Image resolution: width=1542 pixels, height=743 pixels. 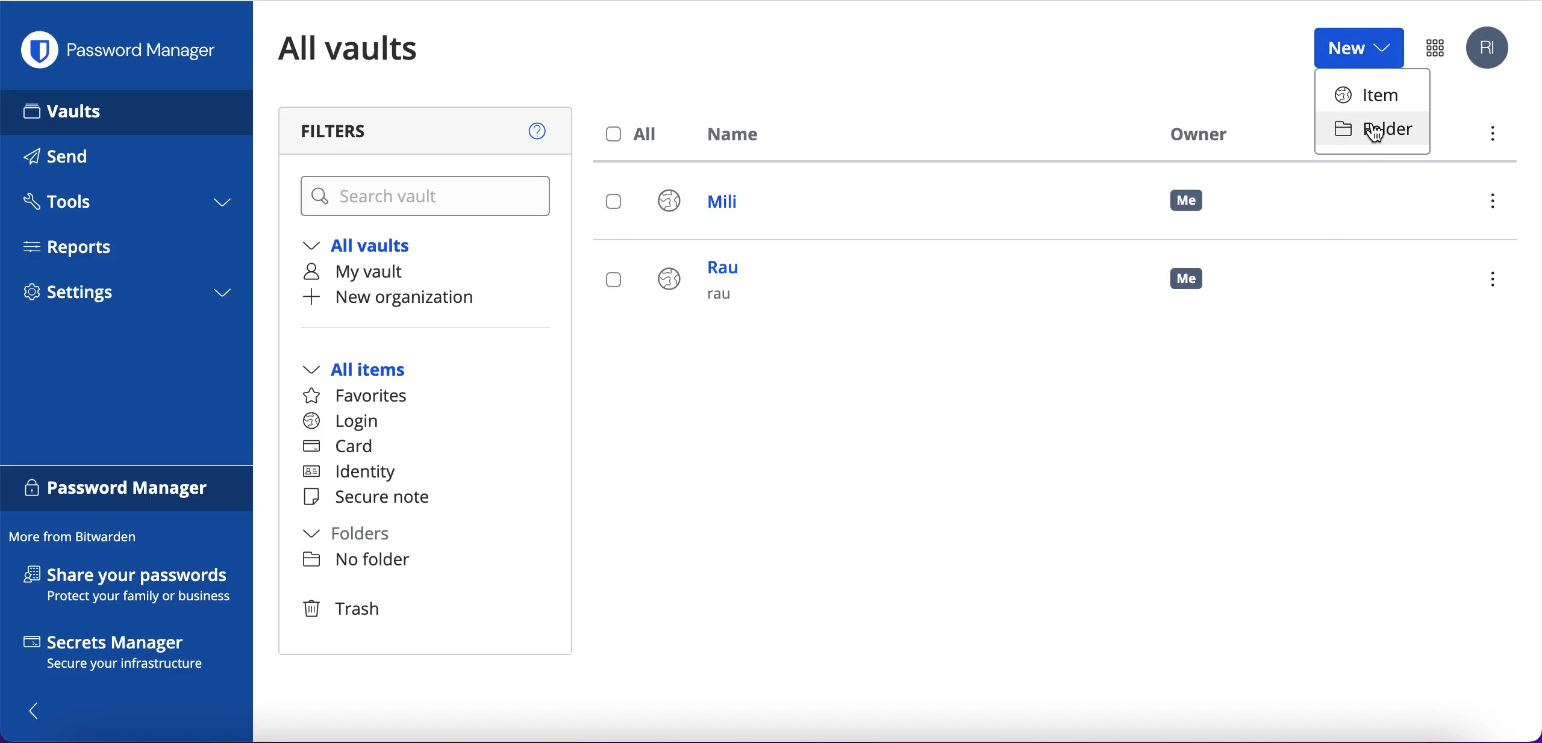 I want to click on more from bitwarden, so click(x=79, y=538).